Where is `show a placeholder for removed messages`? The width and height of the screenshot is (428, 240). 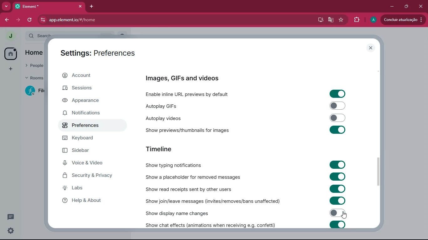
show a placeholder for removed messages is located at coordinates (197, 177).